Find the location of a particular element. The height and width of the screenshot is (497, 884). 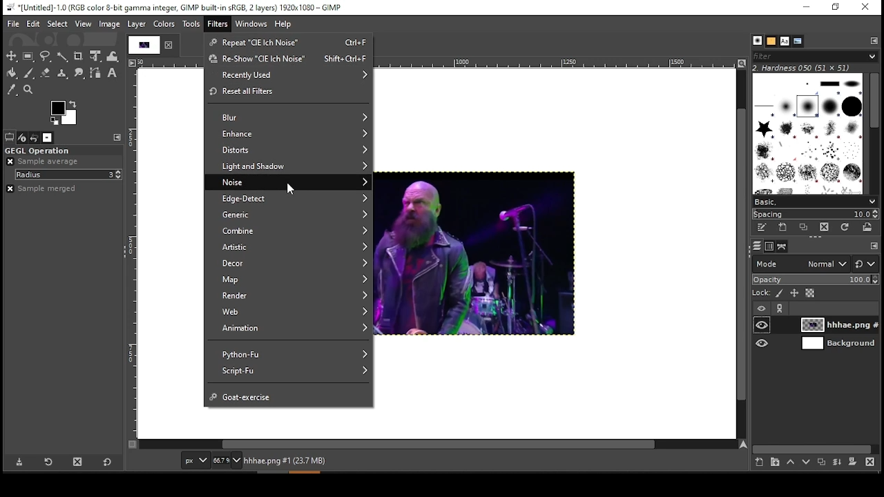

web is located at coordinates (291, 312).